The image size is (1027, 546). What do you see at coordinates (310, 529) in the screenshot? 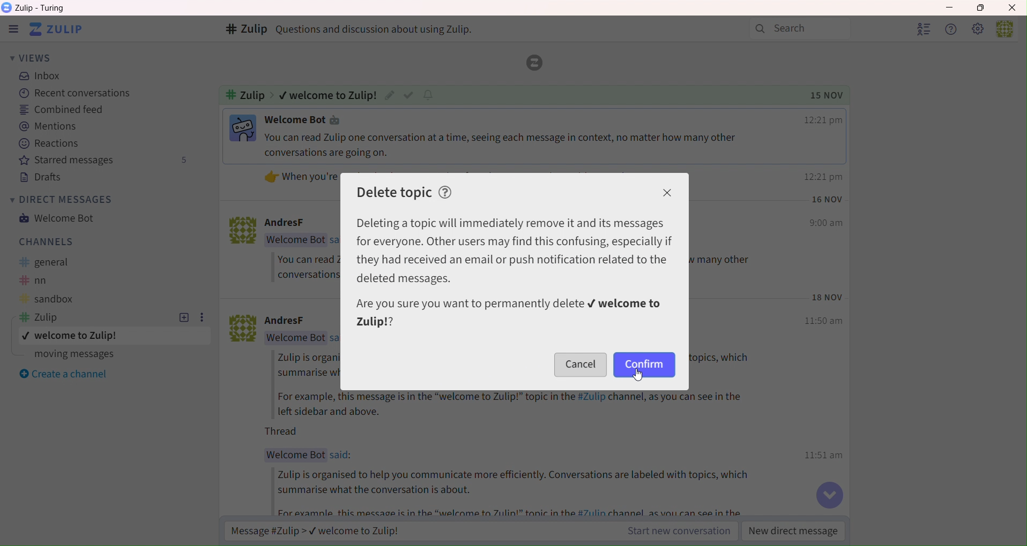
I see `Message Zulip` at bounding box center [310, 529].